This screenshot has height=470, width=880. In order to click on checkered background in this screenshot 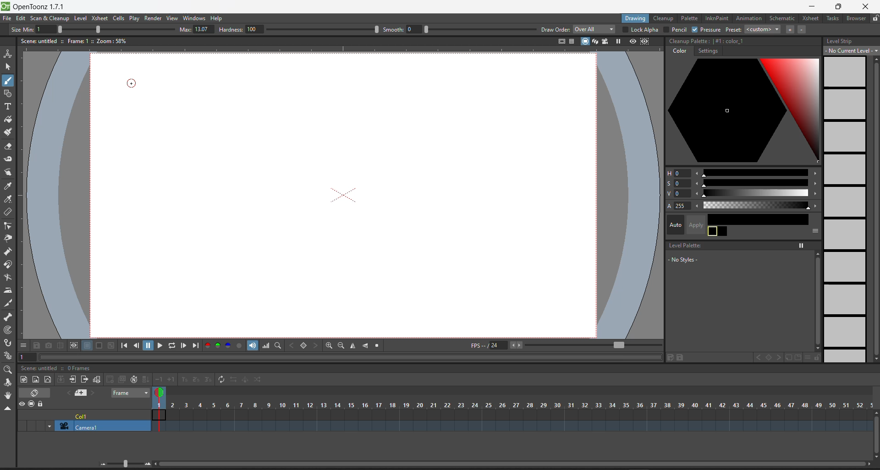, I will do `click(111, 345)`.